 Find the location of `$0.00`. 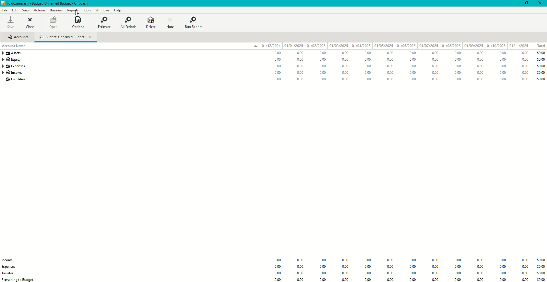

$0.00 is located at coordinates (541, 66).